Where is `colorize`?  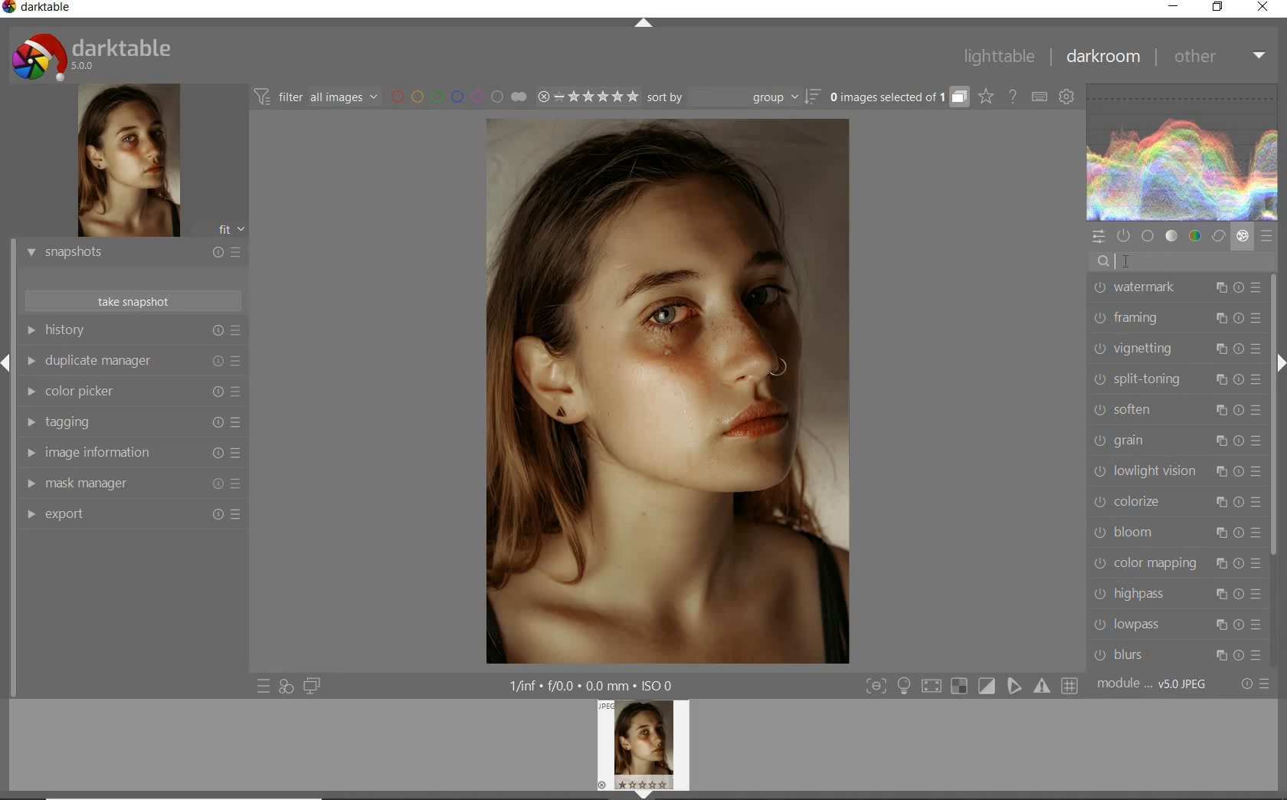
colorize is located at coordinates (1174, 500).